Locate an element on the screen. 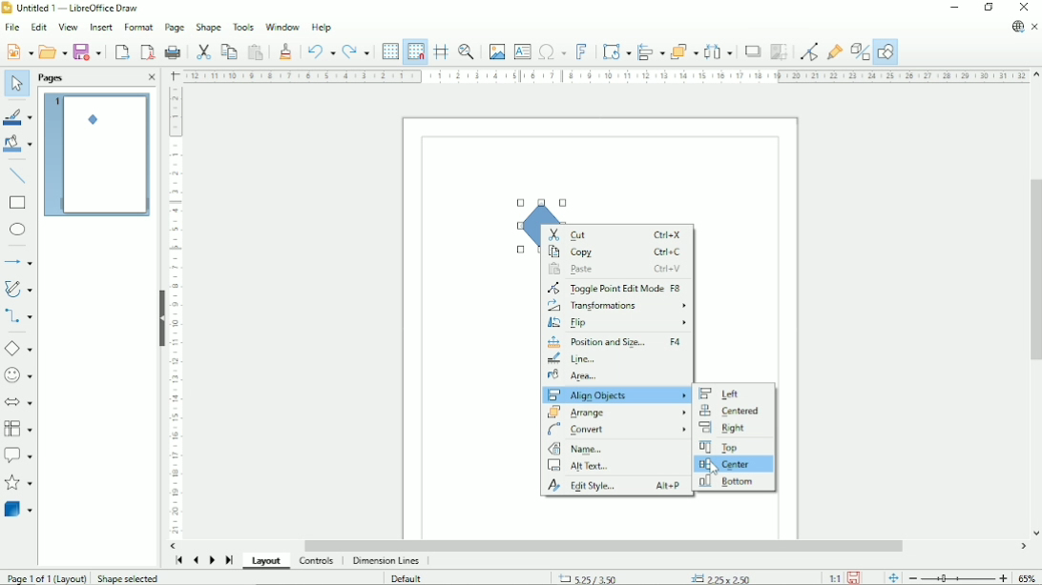  Redo is located at coordinates (358, 50).